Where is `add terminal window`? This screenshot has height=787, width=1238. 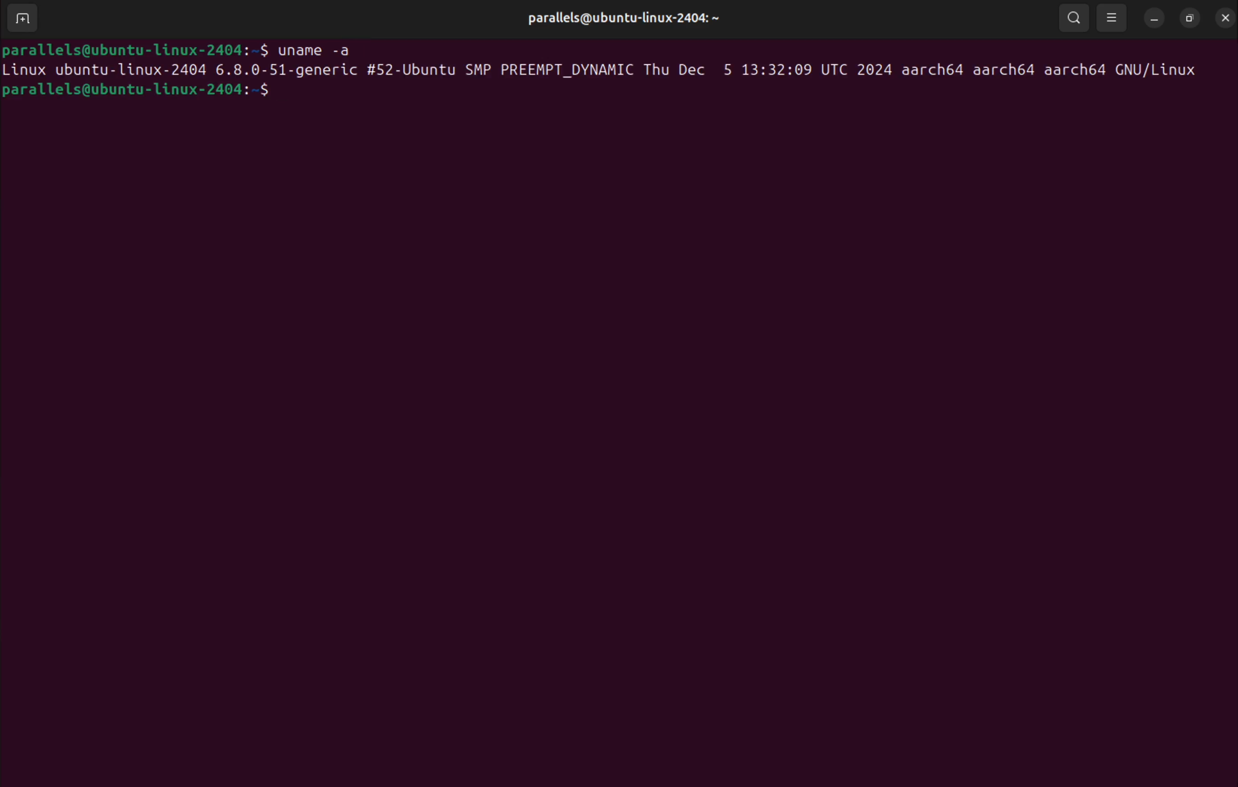 add terminal window is located at coordinates (26, 18).